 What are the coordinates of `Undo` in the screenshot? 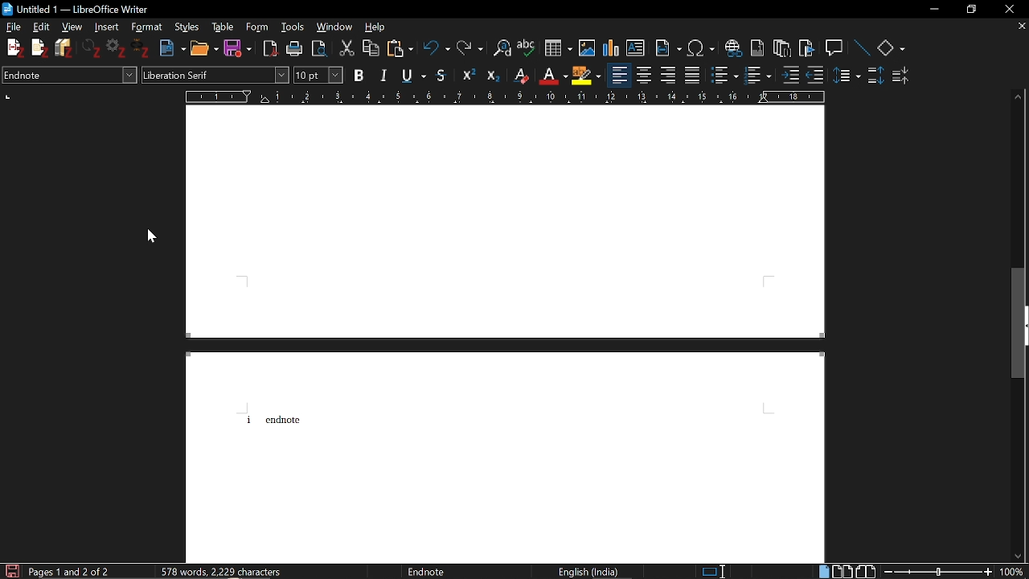 It's located at (437, 49).